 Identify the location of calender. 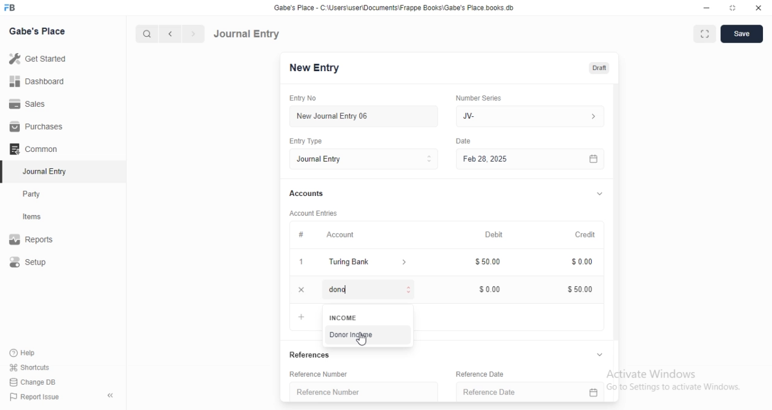
(593, 393).